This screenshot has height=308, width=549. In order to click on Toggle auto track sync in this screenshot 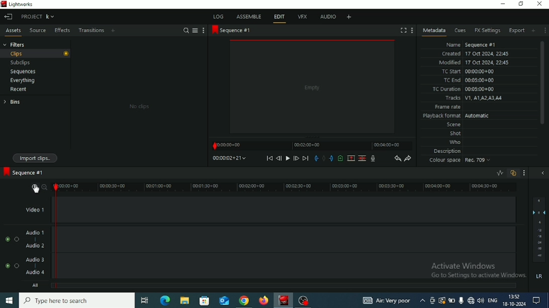, I will do `click(513, 173)`.